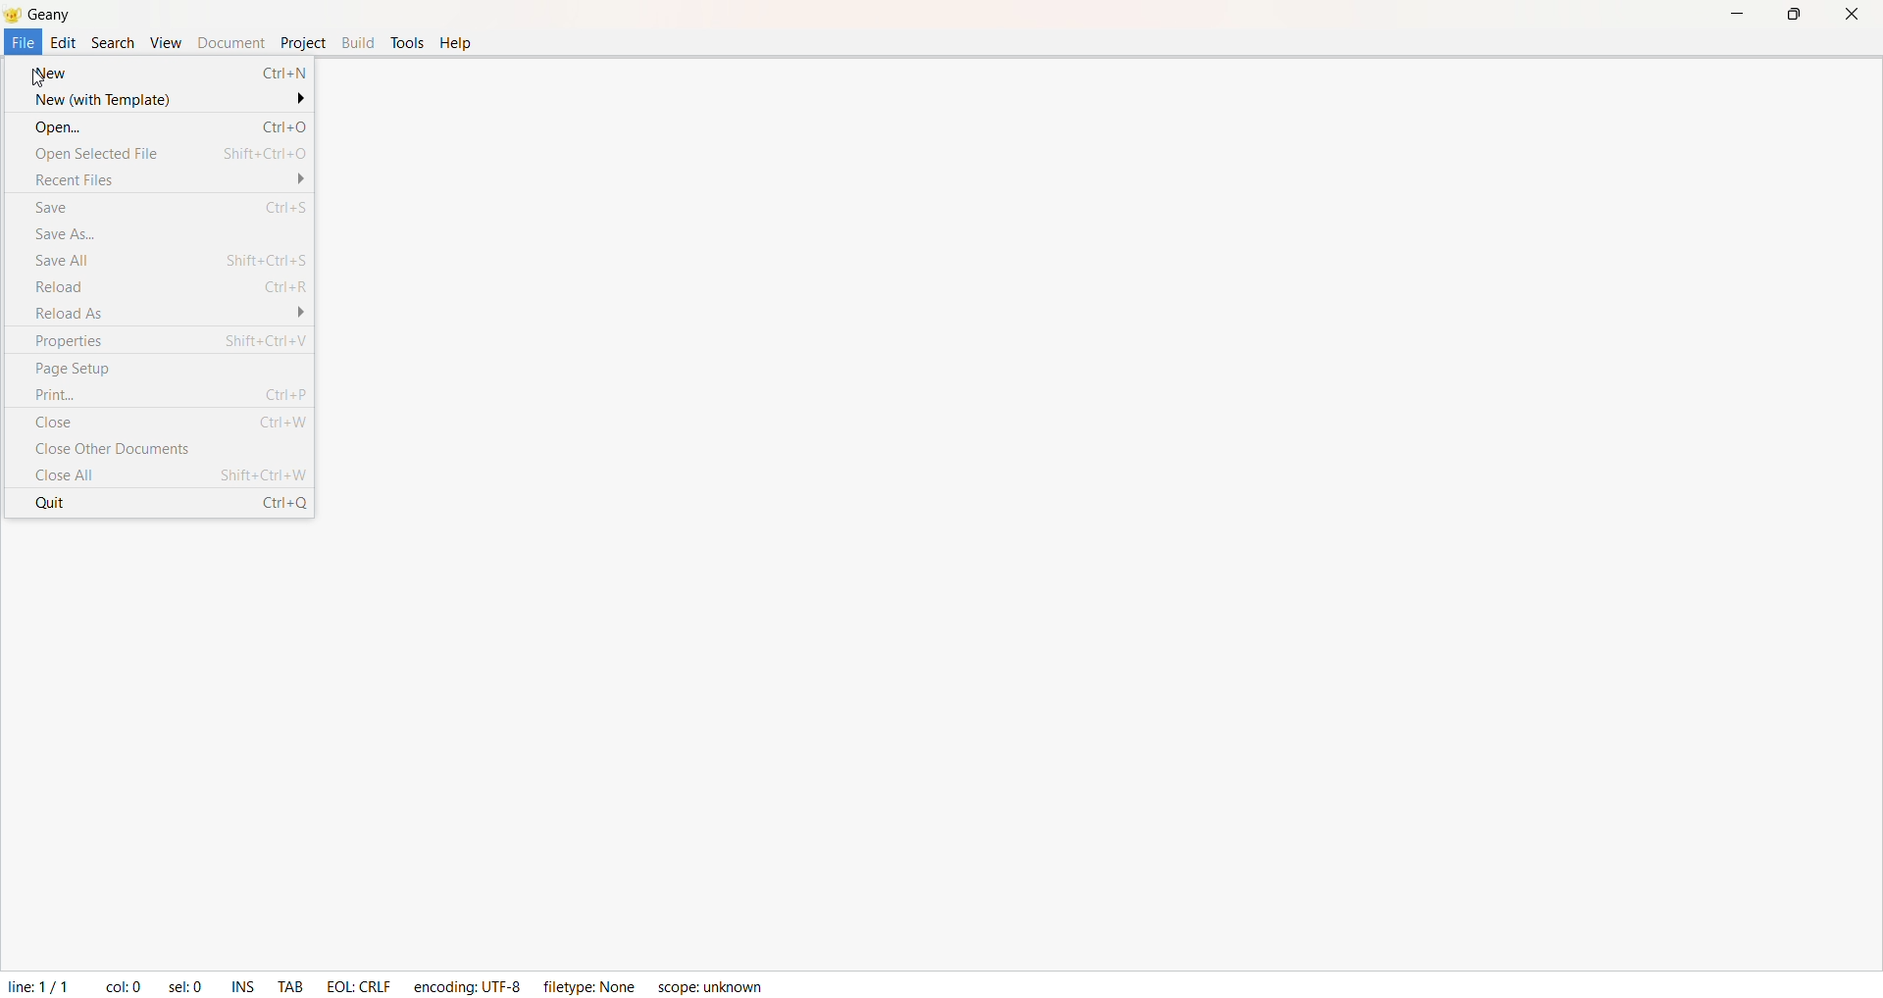  What do you see at coordinates (242, 983) in the screenshot?
I see `INS` at bounding box center [242, 983].